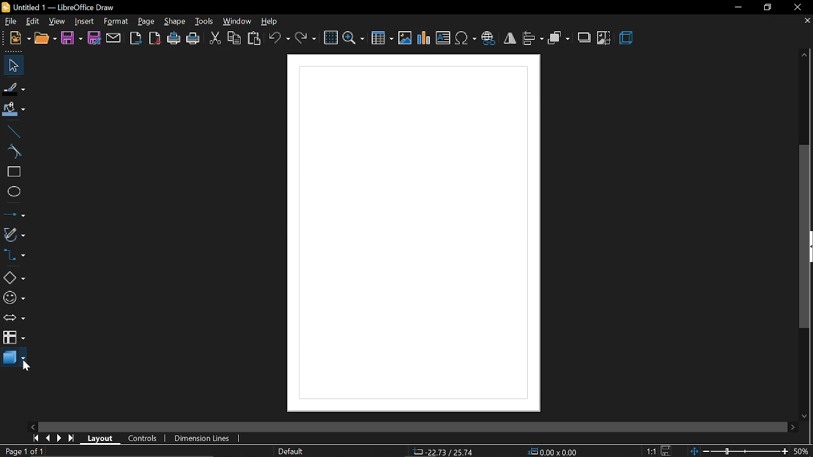  Describe the element at coordinates (193, 40) in the screenshot. I see `print` at that location.